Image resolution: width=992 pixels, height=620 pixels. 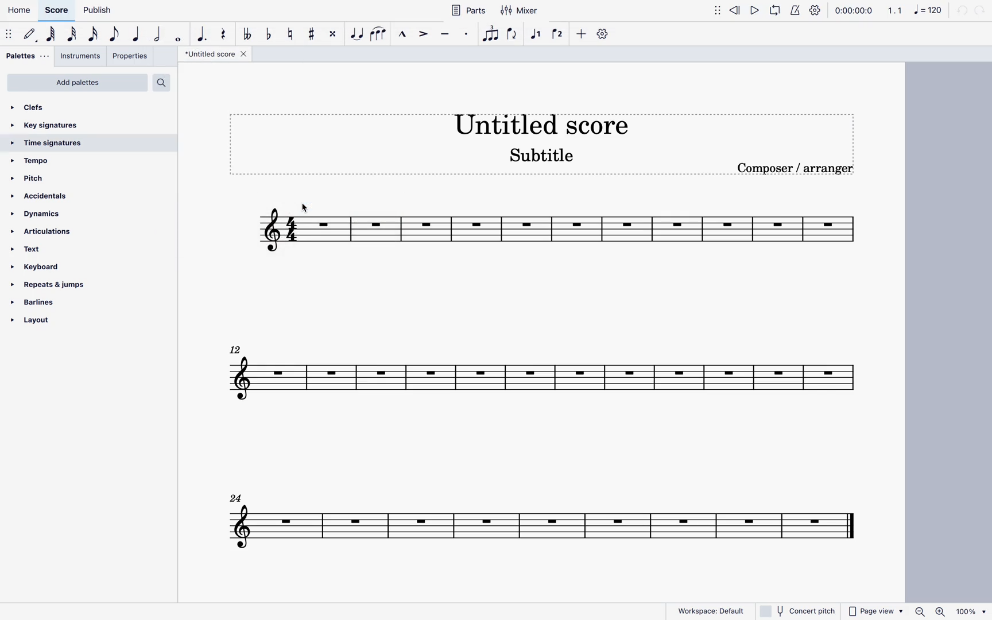 What do you see at coordinates (798, 610) in the screenshot?
I see `concert pitch` at bounding box center [798, 610].